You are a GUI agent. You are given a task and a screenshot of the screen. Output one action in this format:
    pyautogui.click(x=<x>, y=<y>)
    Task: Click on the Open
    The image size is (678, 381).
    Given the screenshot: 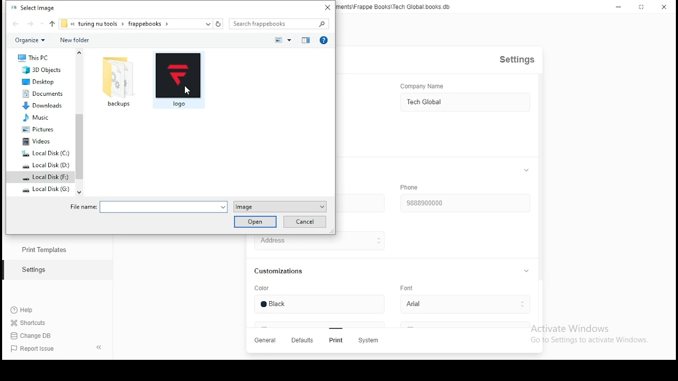 What is the action you would take?
    pyautogui.click(x=254, y=222)
    